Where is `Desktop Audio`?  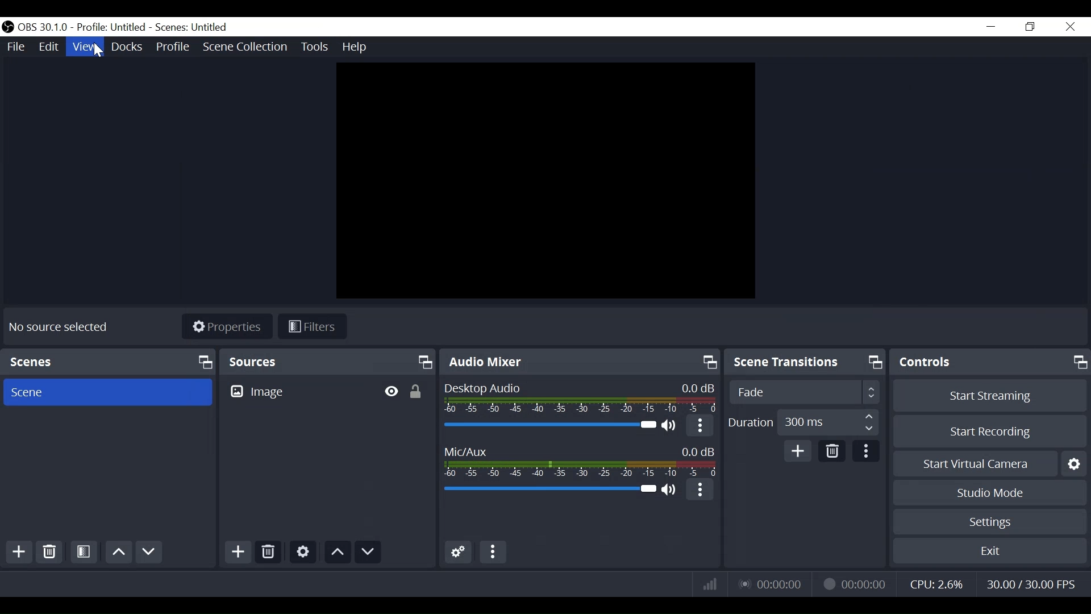
Desktop Audio is located at coordinates (548, 426).